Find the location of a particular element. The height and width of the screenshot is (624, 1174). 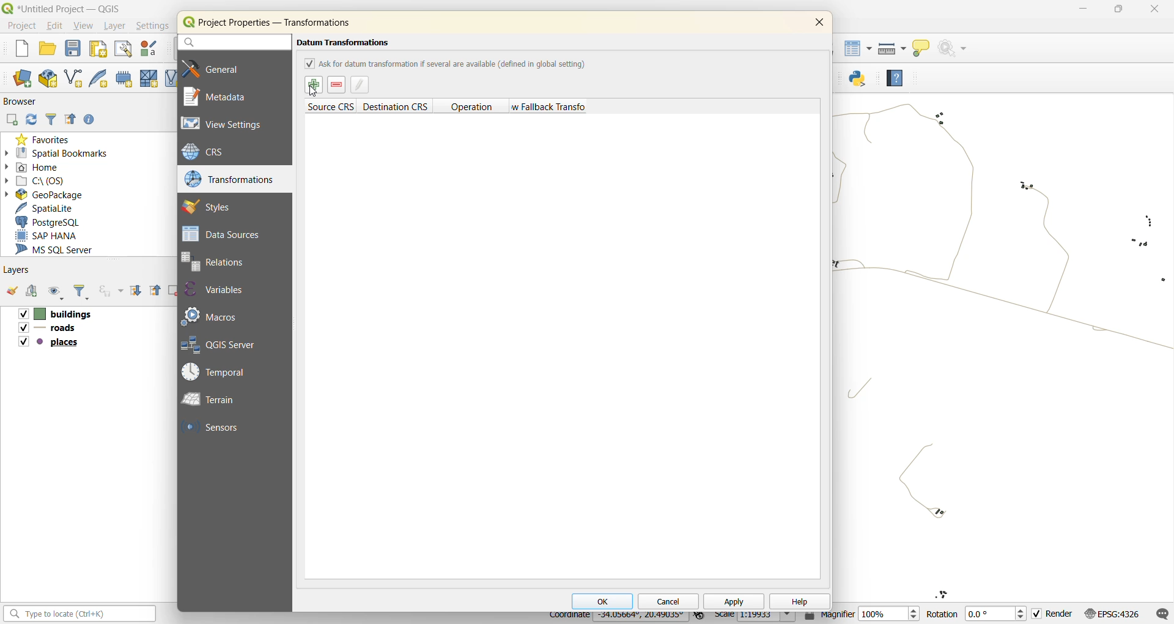

temporal is located at coordinates (219, 373).